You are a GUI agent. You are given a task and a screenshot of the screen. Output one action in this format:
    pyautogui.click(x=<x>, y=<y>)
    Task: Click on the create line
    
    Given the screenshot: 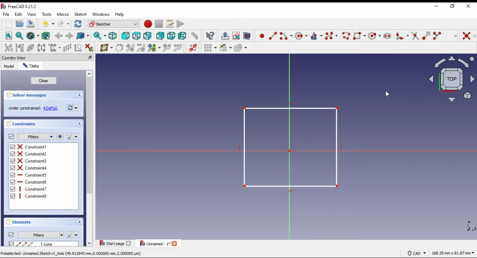 What is the action you would take?
    pyautogui.click(x=273, y=36)
    